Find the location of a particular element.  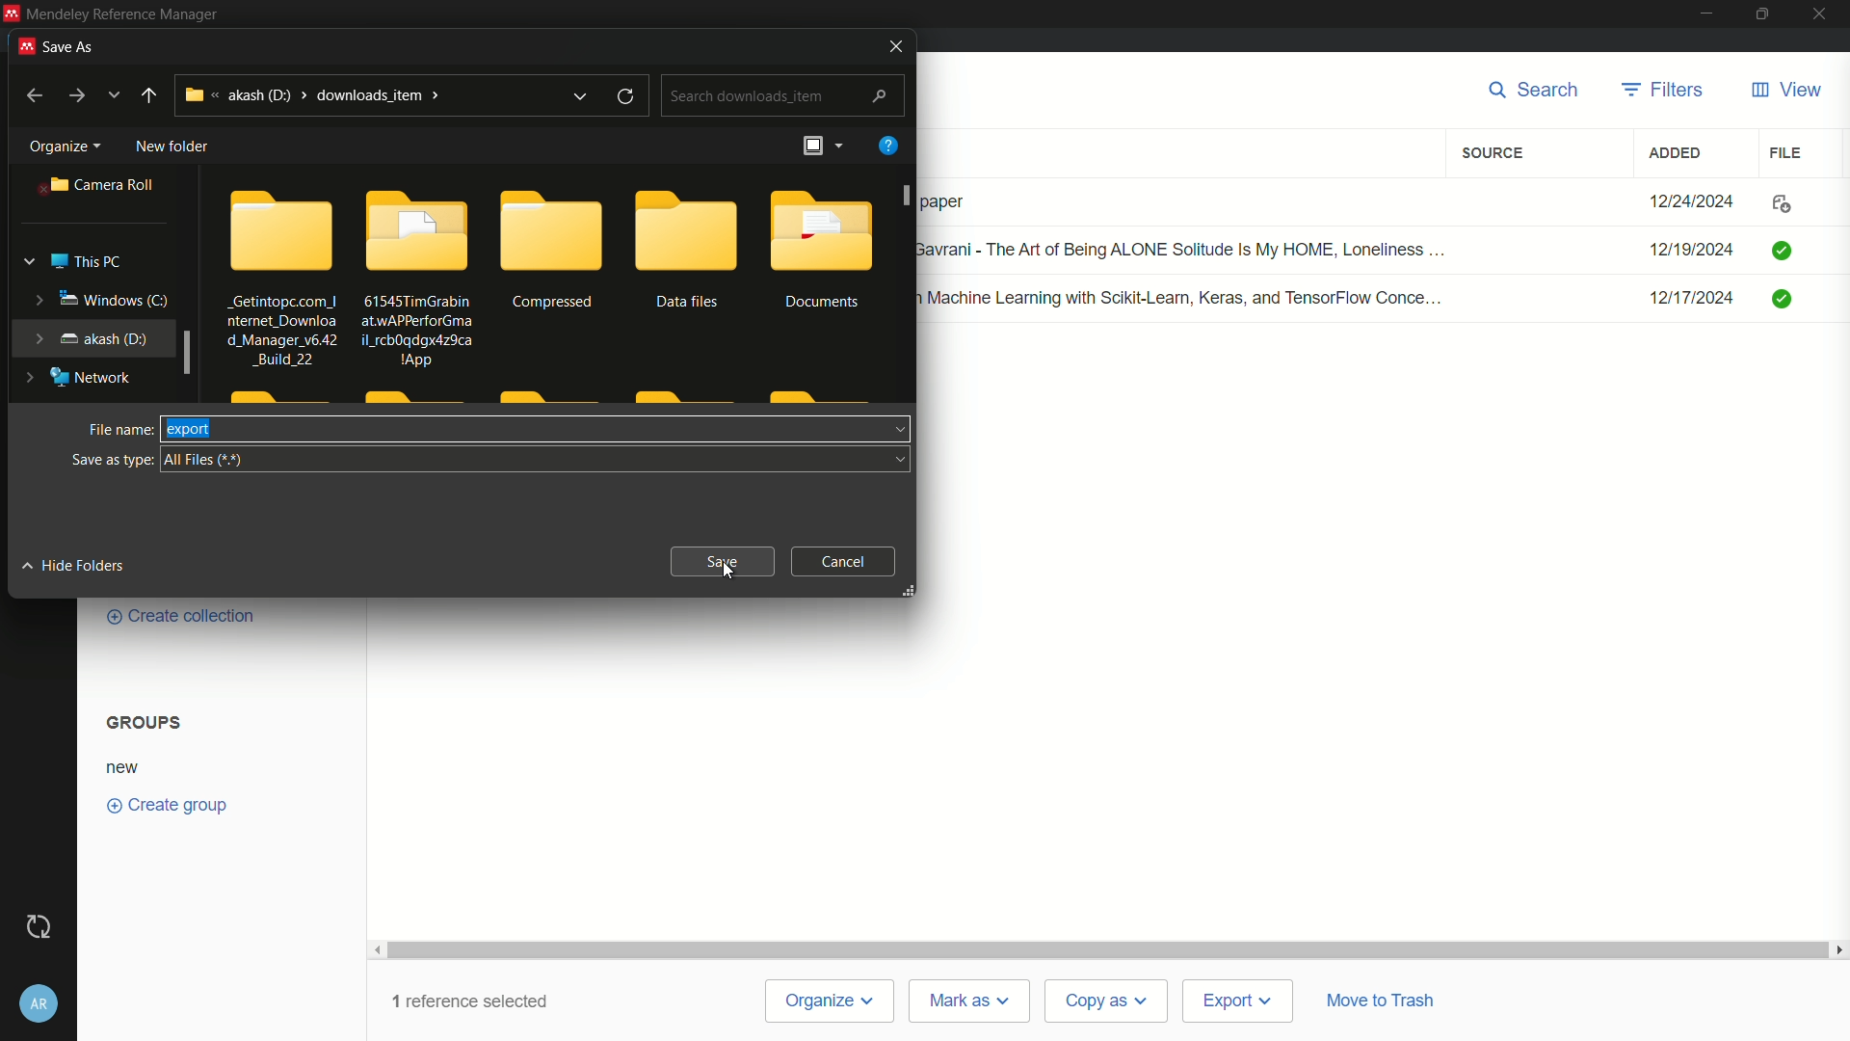

groups is located at coordinates (146, 722).